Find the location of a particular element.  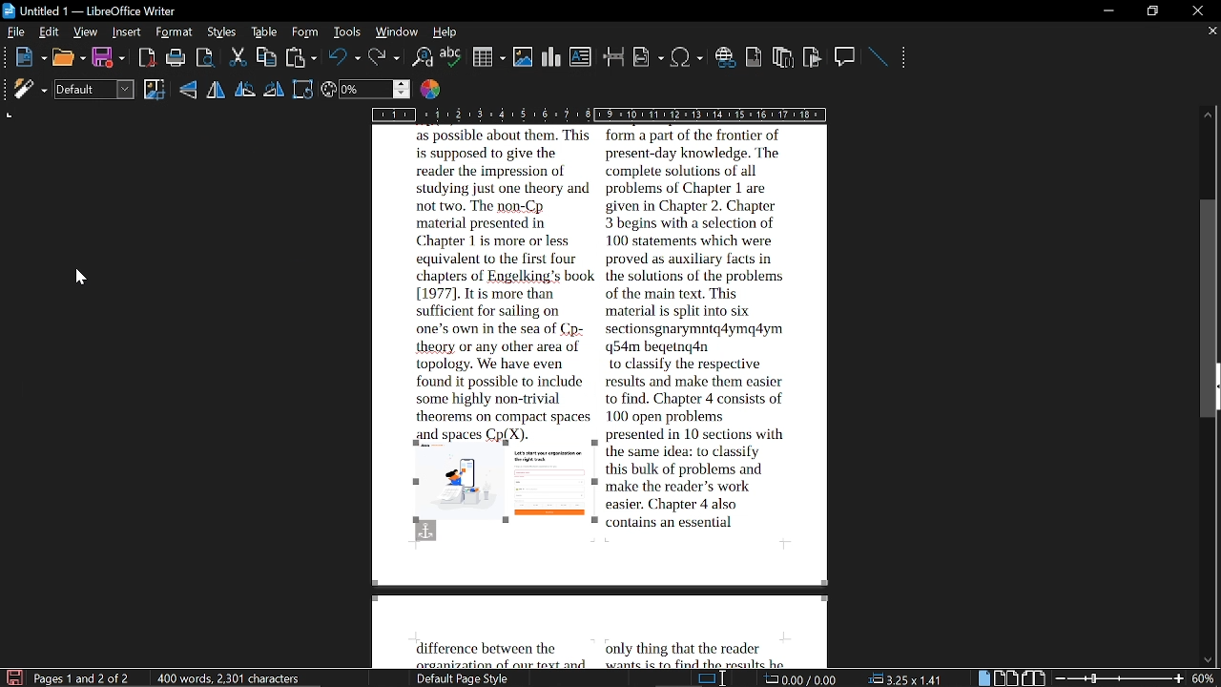

rotate 90degree right is located at coordinates (275, 89).